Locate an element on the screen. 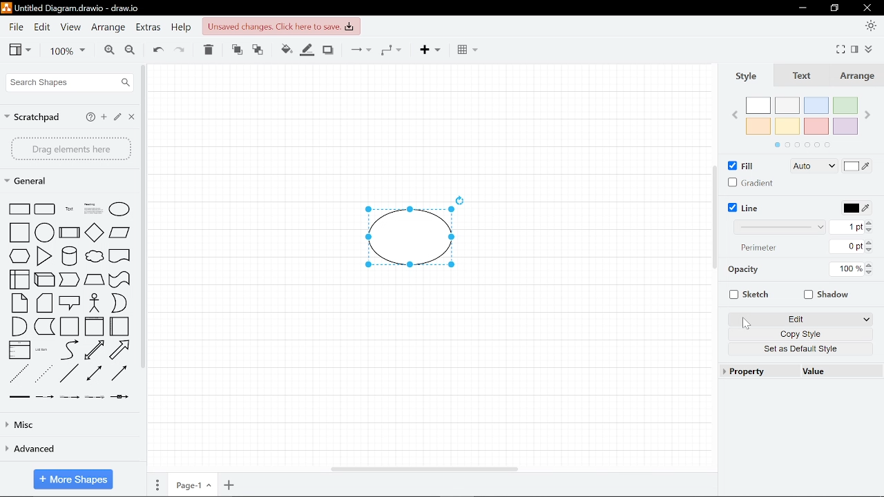 Image resolution: width=884 pixels, height=497 pixels. Minimize is located at coordinates (802, 8).